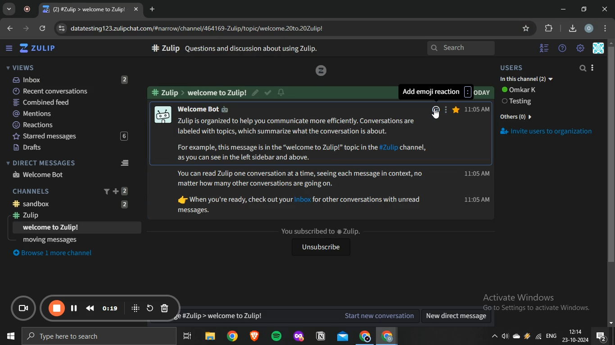  What do you see at coordinates (519, 102) in the screenshot?
I see `testing` at bounding box center [519, 102].